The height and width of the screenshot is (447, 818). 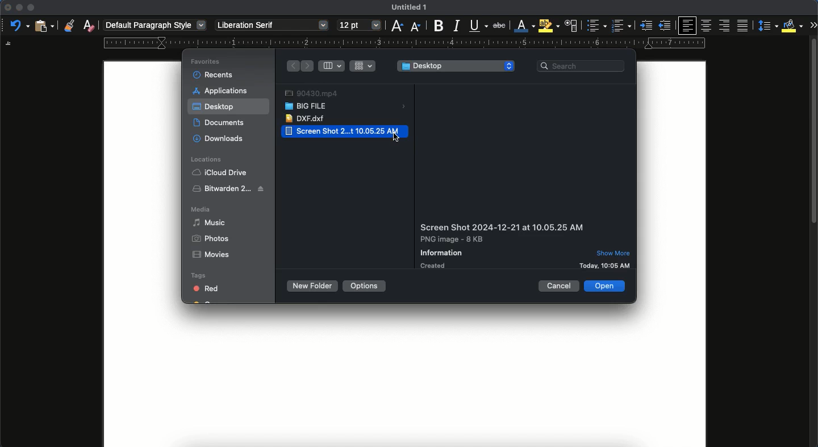 I want to click on Screen Shot 2...t 10.05.25 AM image, so click(x=336, y=131).